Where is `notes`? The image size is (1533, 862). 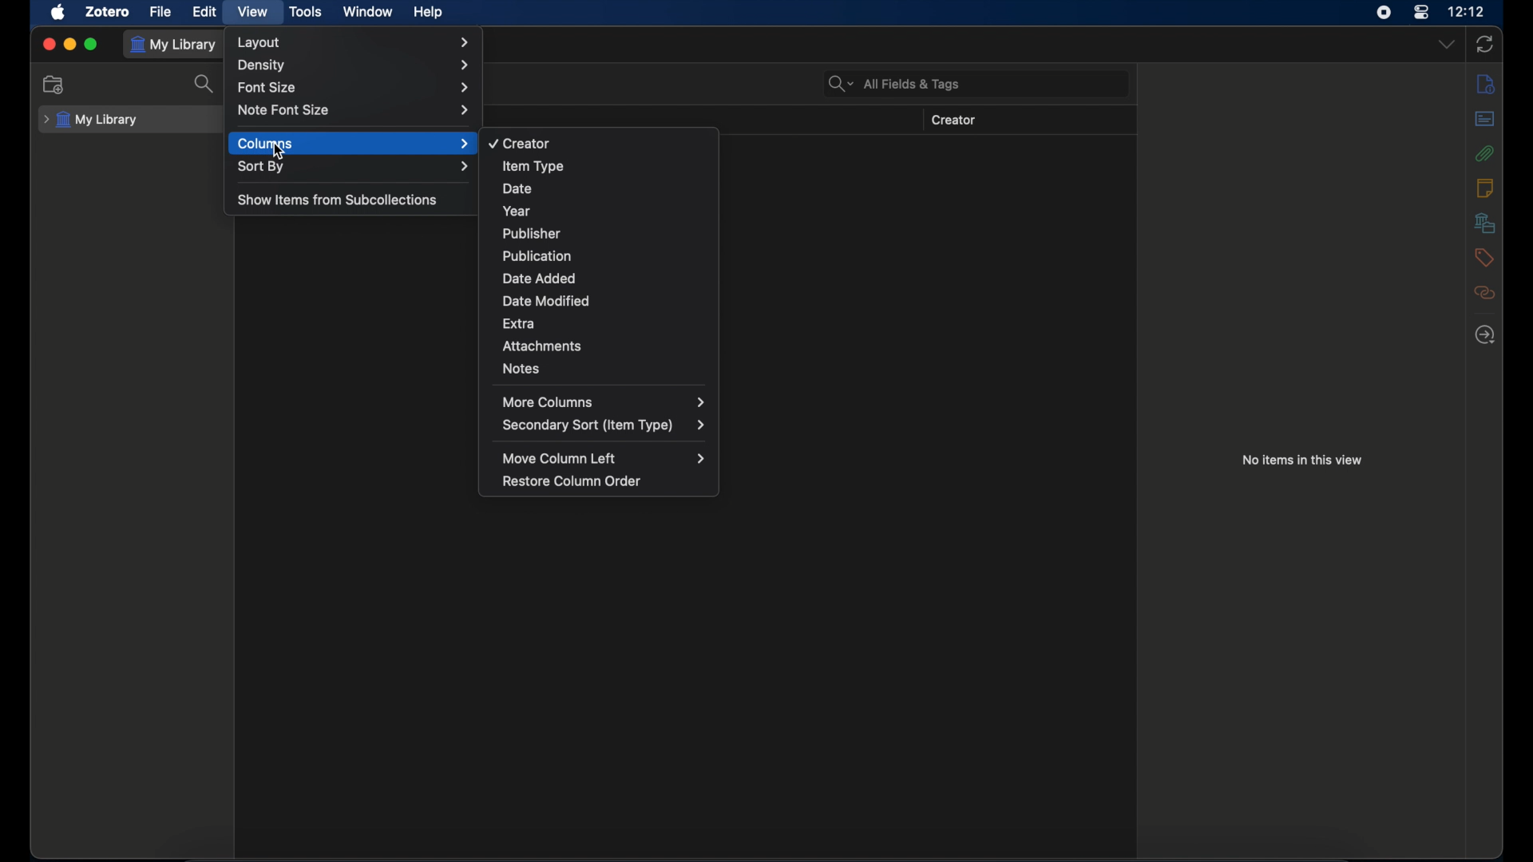 notes is located at coordinates (521, 368).